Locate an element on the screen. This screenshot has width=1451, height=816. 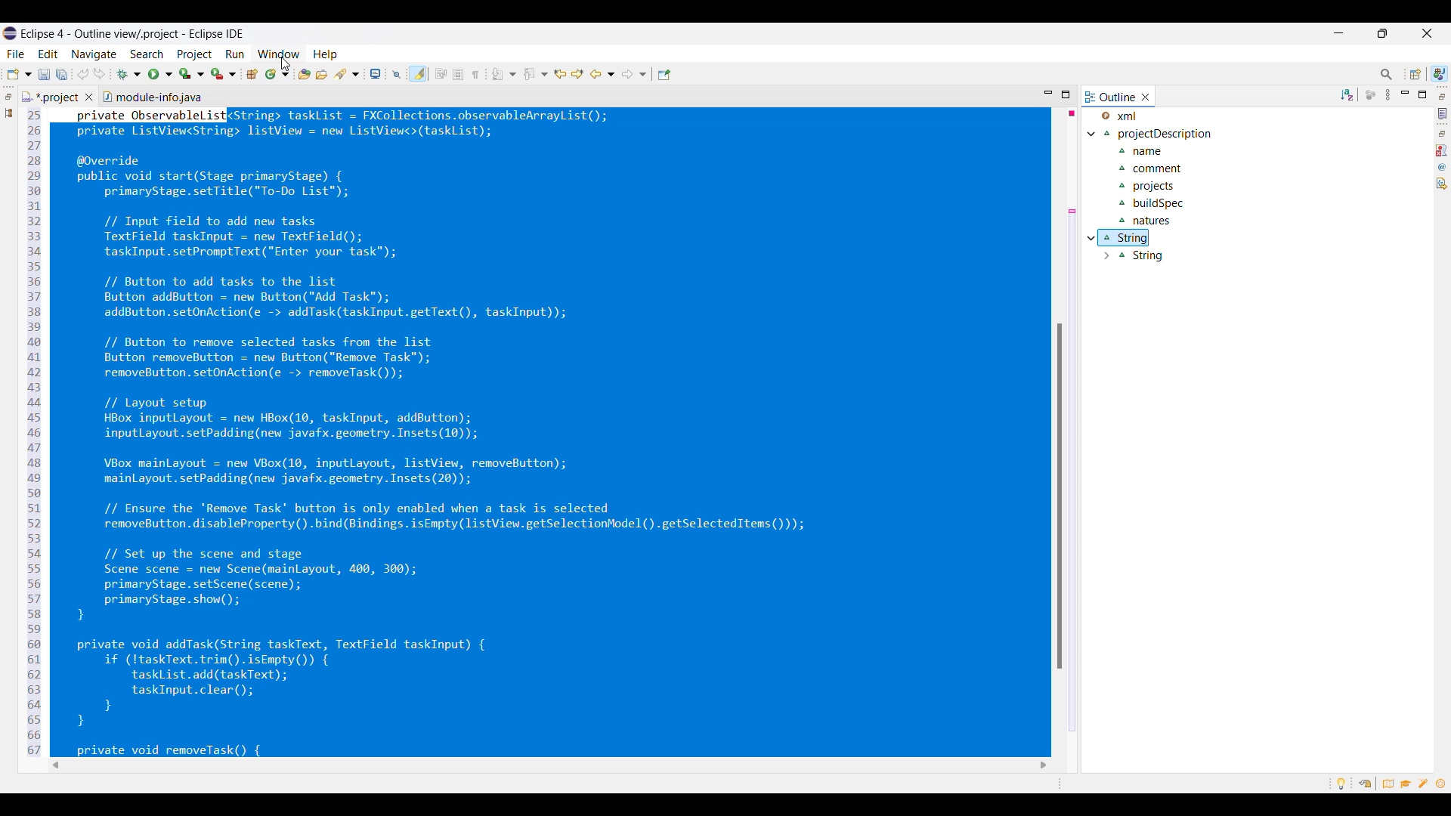
Project menu is located at coordinates (194, 54).